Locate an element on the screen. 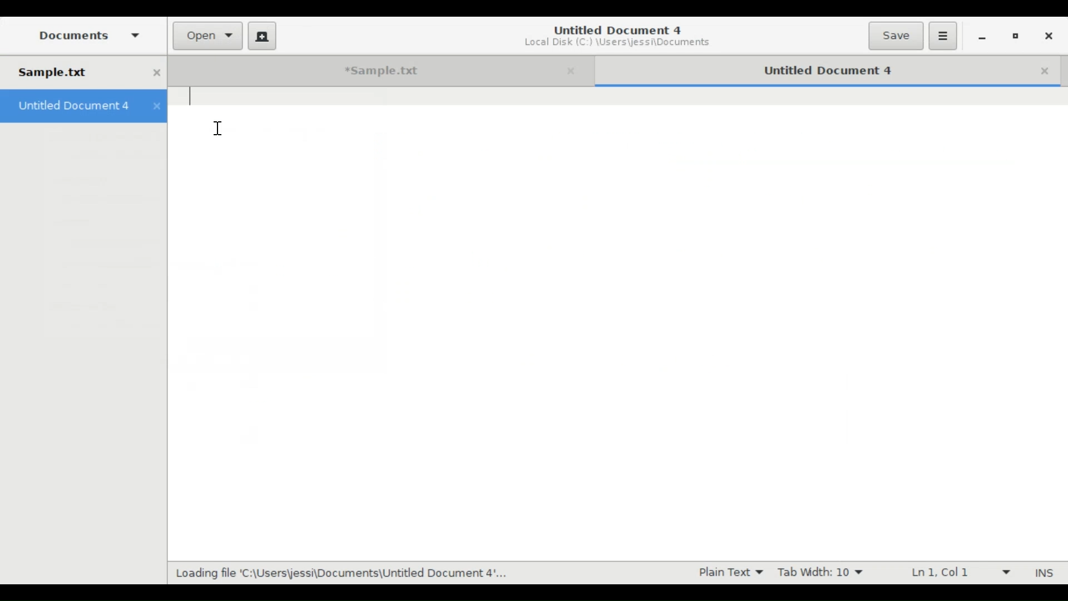 This screenshot has width=1068, height=601. Highlight Mode: Plain Text is located at coordinates (725, 572).